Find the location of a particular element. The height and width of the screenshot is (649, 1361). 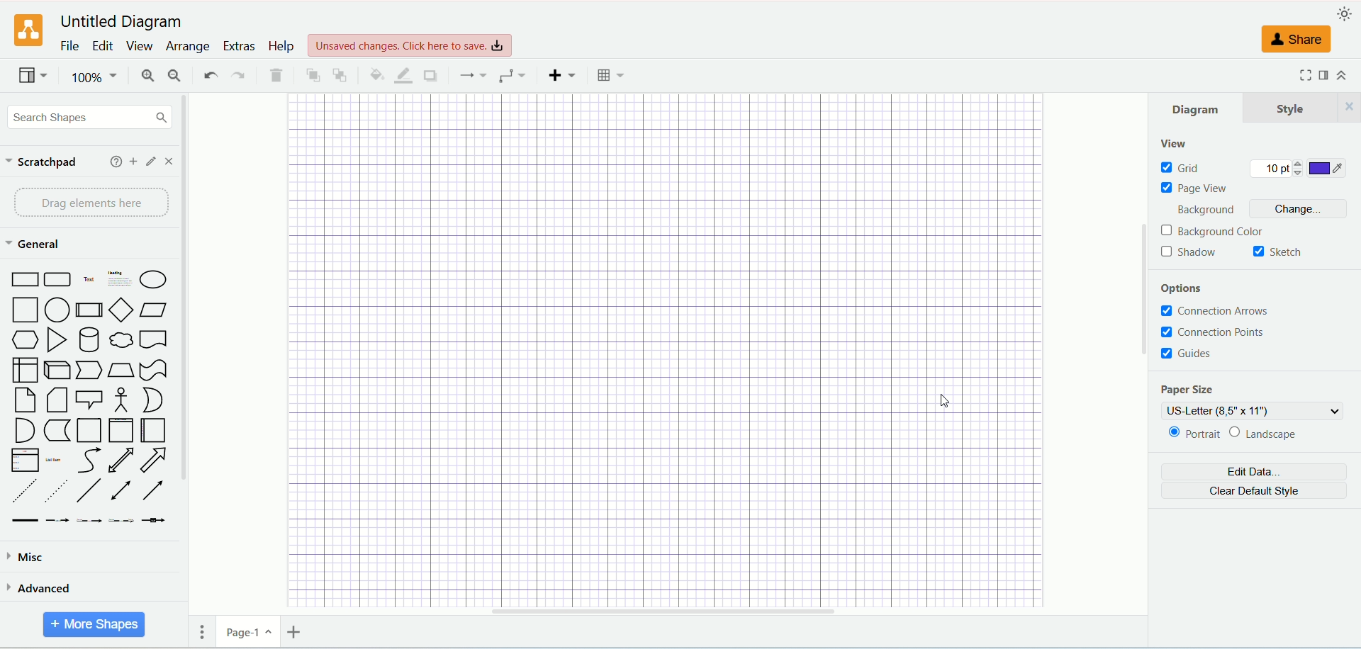

add is located at coordinates (133, 160).